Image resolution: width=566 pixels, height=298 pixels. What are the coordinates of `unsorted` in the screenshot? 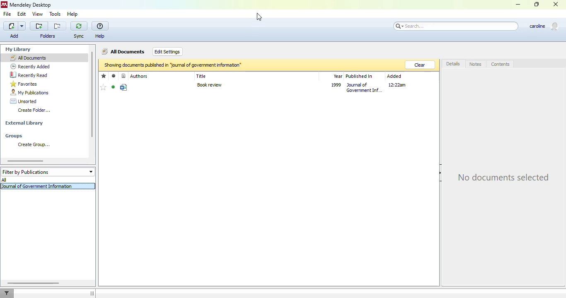 It's located at (24, 101).